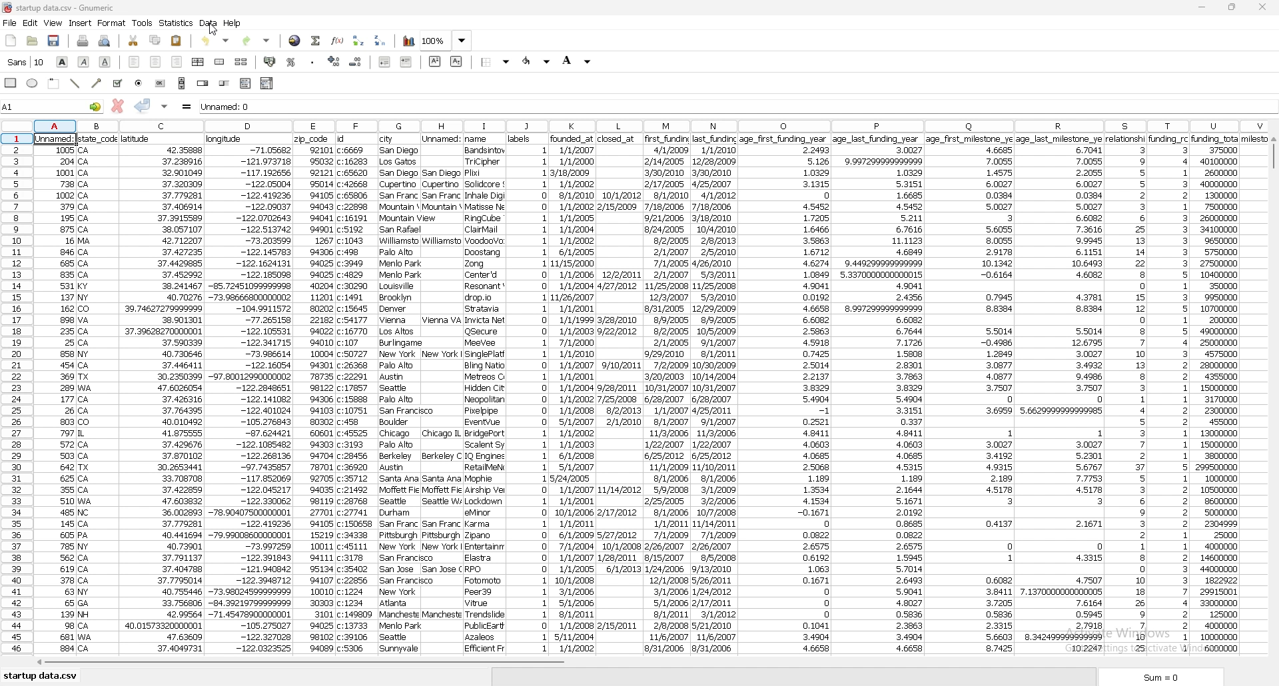 Image resolution: width=1279 pixels, height=686 pixels. Describe the element at coordinates (269, 61) in the screenshot. I see `accounting` at that location.